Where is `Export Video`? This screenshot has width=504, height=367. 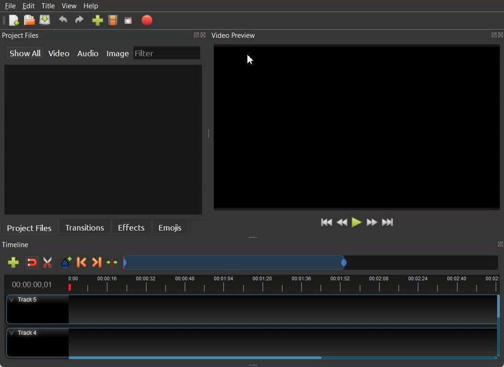 Export Video is located at coordinates (147, 20).